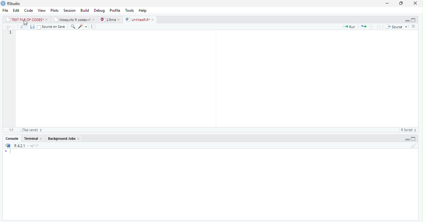 The width and height of the screenshot is (423, 222). Describe the element at coordinates (371, 27) in the screenshot. I see `previous section` at that location.